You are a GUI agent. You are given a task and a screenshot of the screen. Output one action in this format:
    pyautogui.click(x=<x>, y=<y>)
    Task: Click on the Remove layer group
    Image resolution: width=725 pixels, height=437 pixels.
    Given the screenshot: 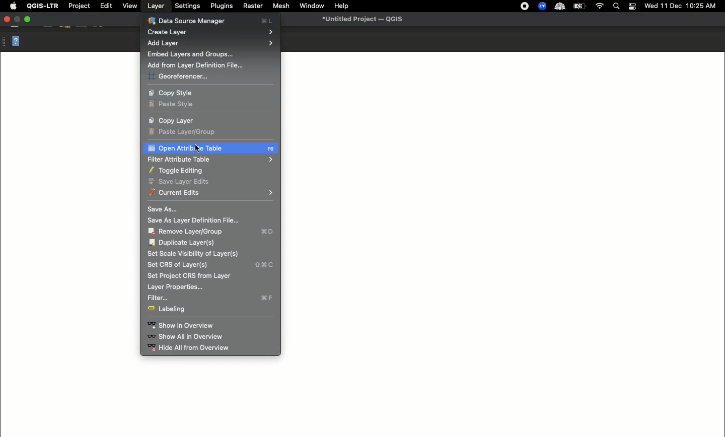 What is the action you would take?
    pyautogui.click(x=212, y=232)
    